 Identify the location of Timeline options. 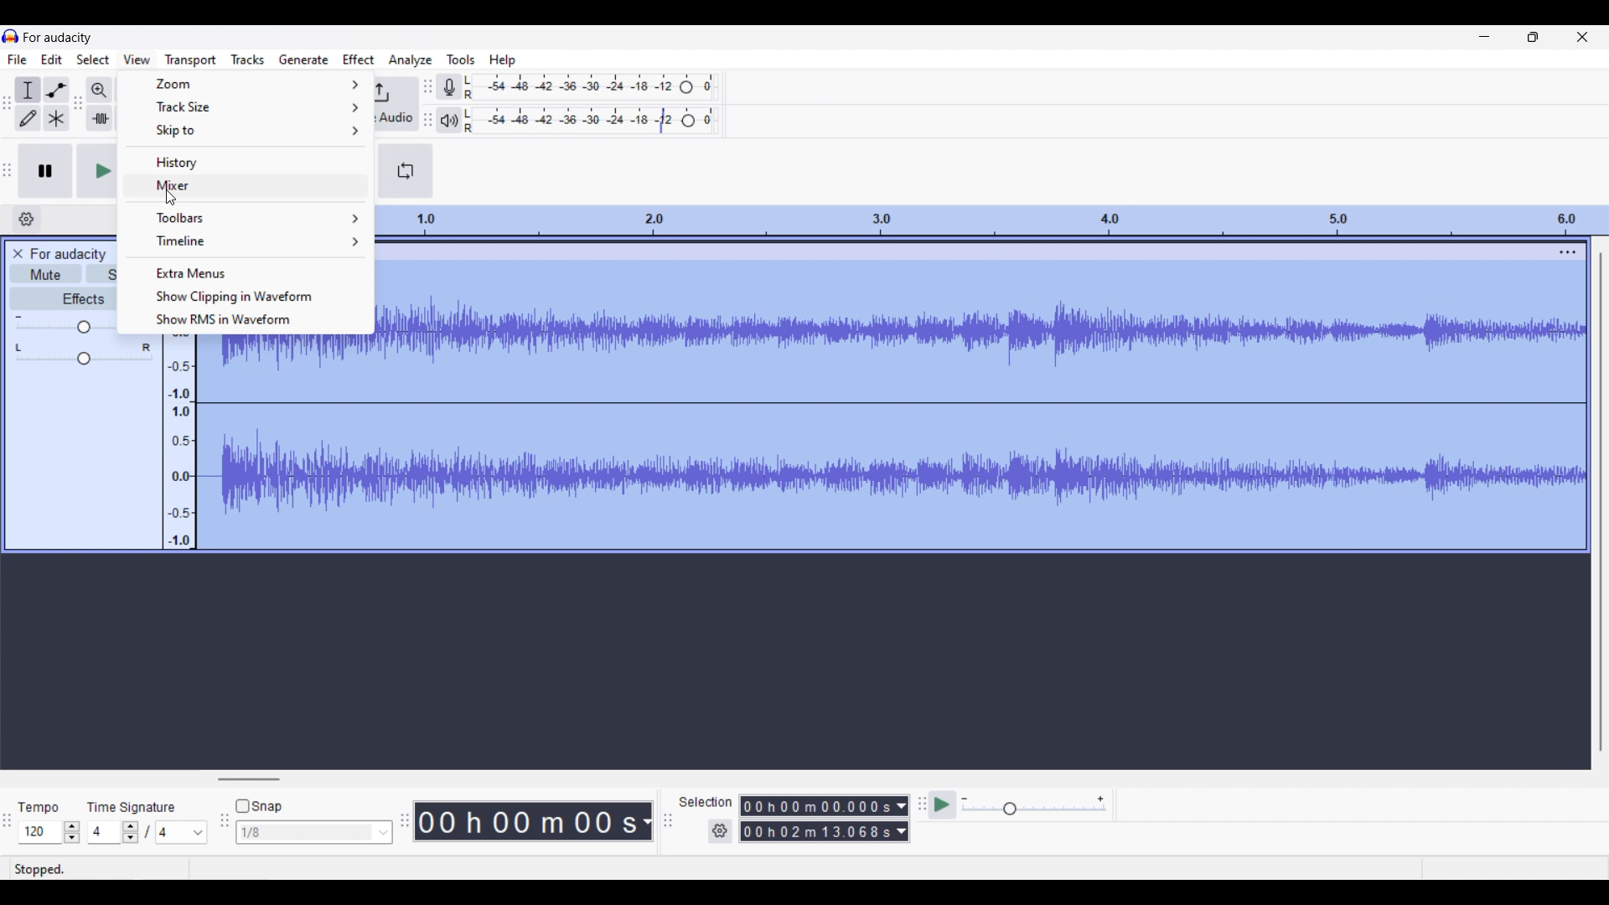
(246, 241).